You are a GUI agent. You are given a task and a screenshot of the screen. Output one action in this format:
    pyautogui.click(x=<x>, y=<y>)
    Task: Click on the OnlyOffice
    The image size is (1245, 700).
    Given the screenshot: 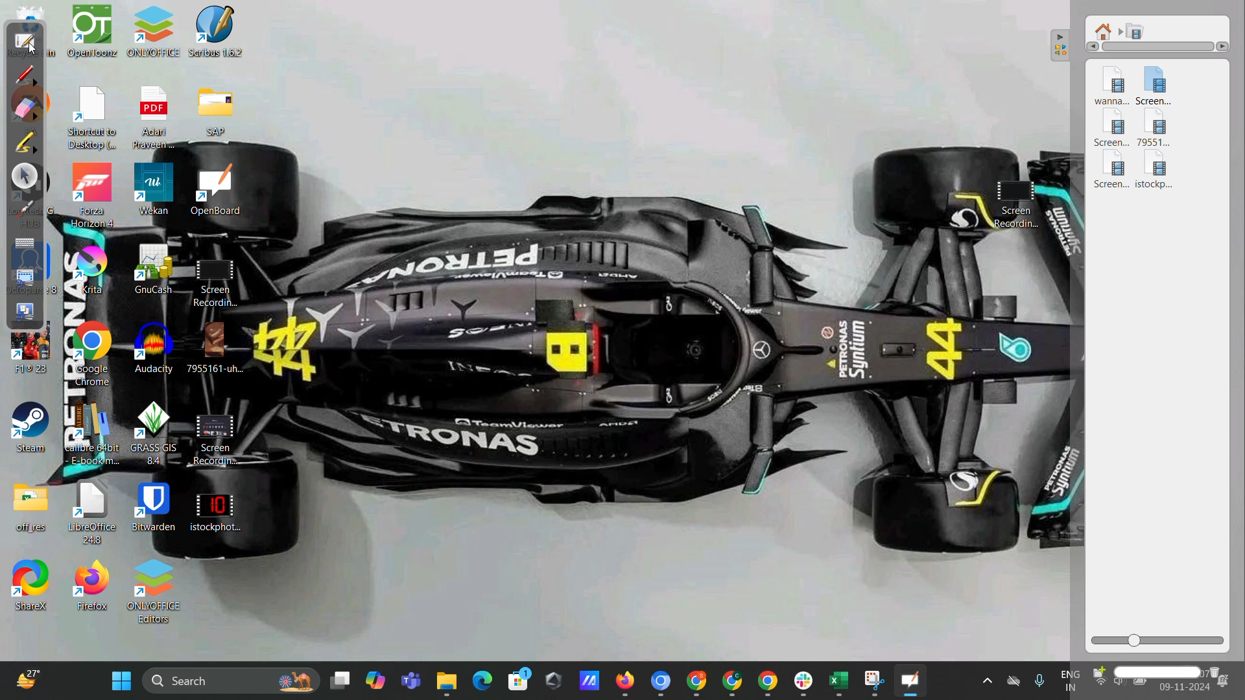 What is the action you would take?
    pyautogui.click(x=155, y=38)
    